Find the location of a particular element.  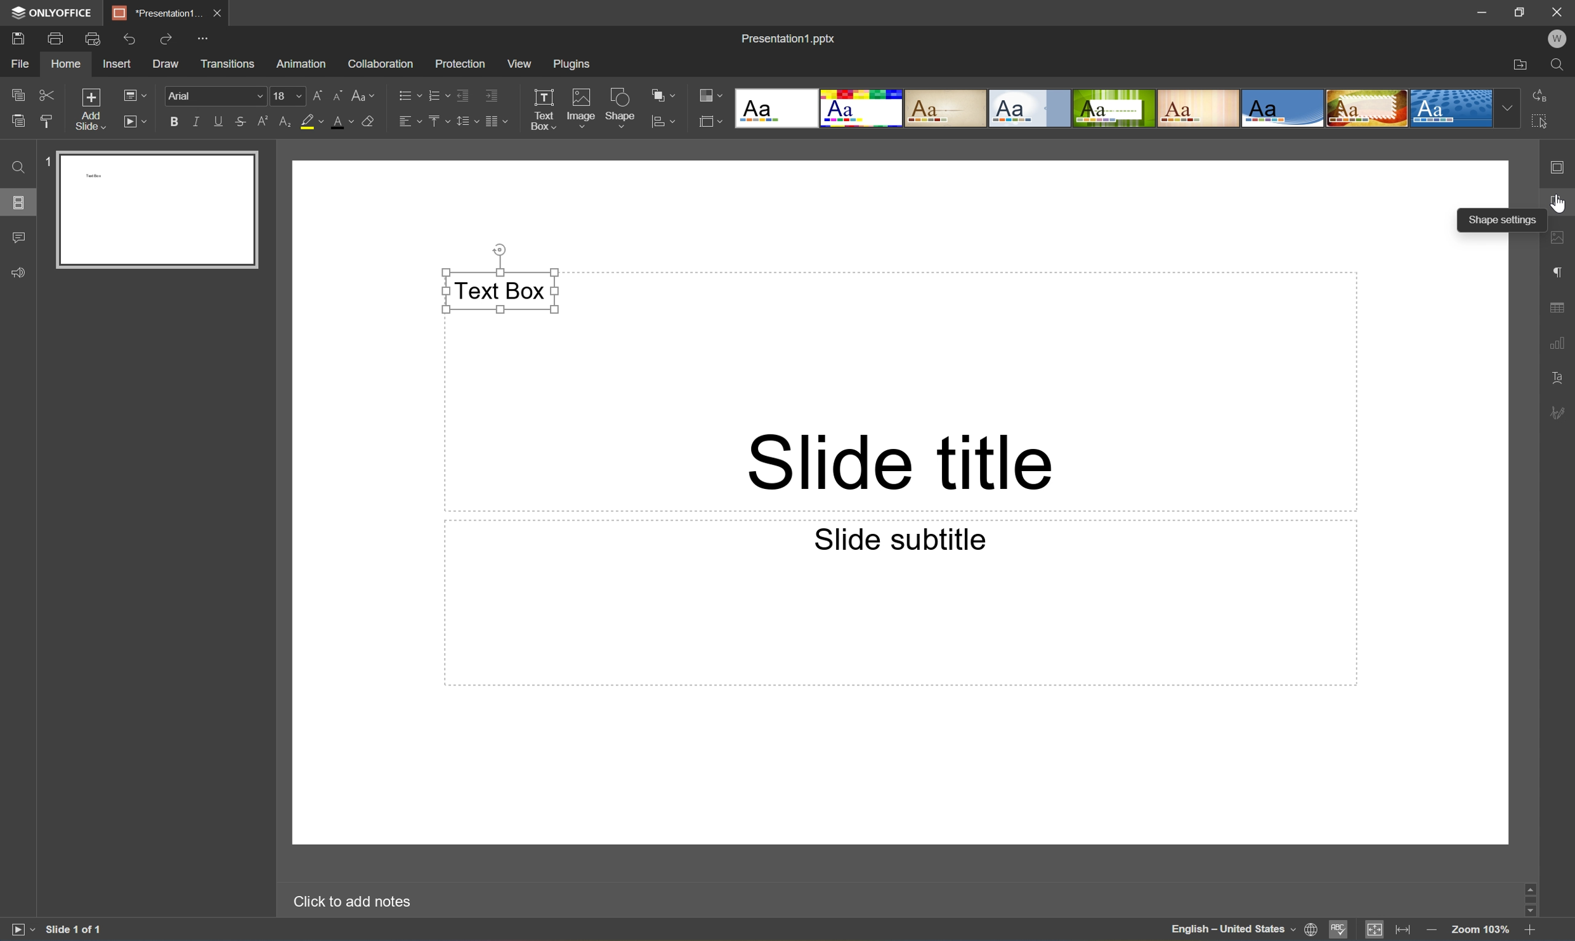

Close is located at coordinates (218, 13).